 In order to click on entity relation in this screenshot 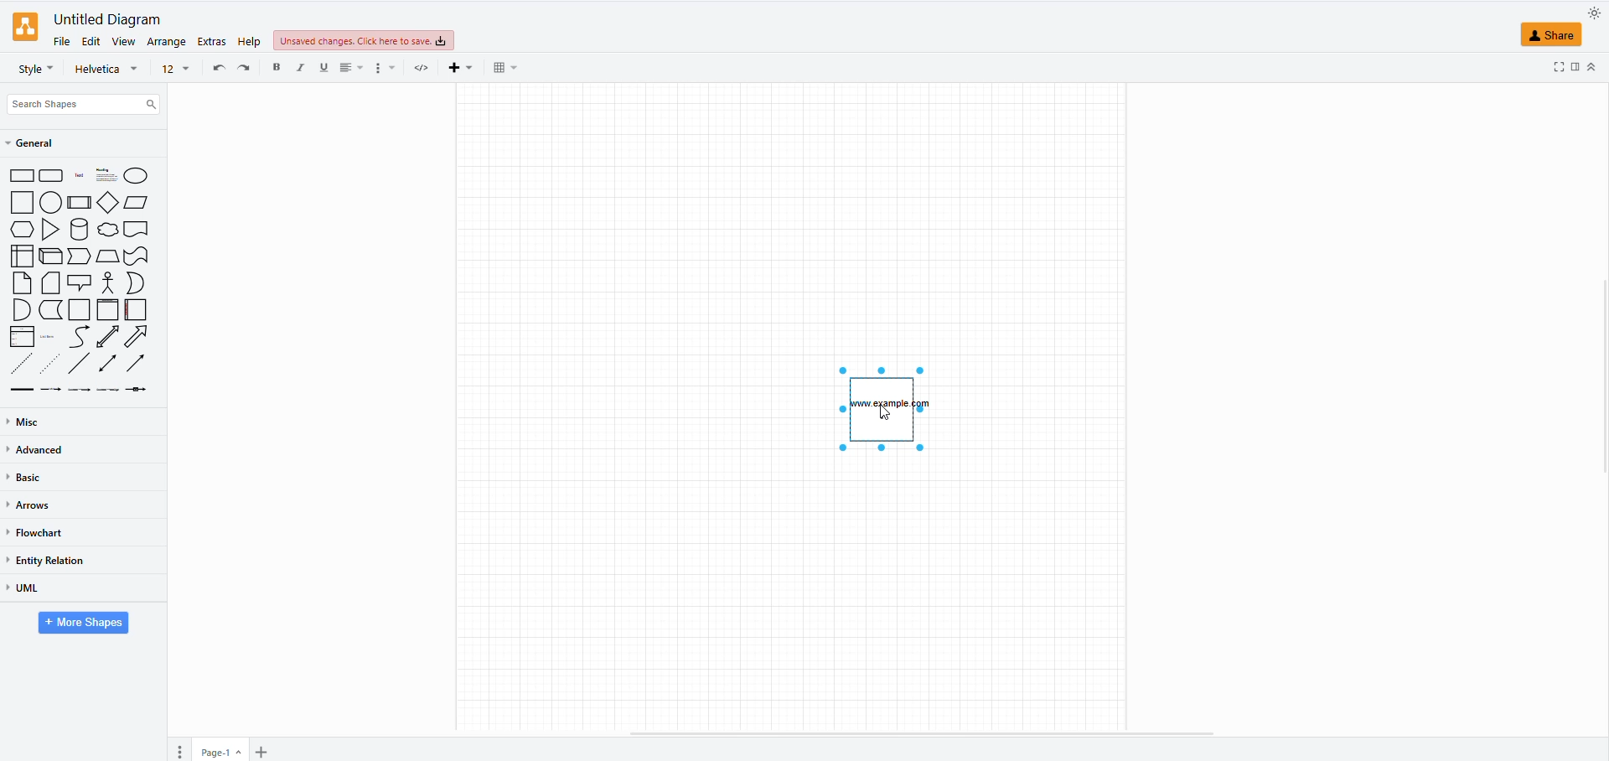, I will do `click(50, 560)`.